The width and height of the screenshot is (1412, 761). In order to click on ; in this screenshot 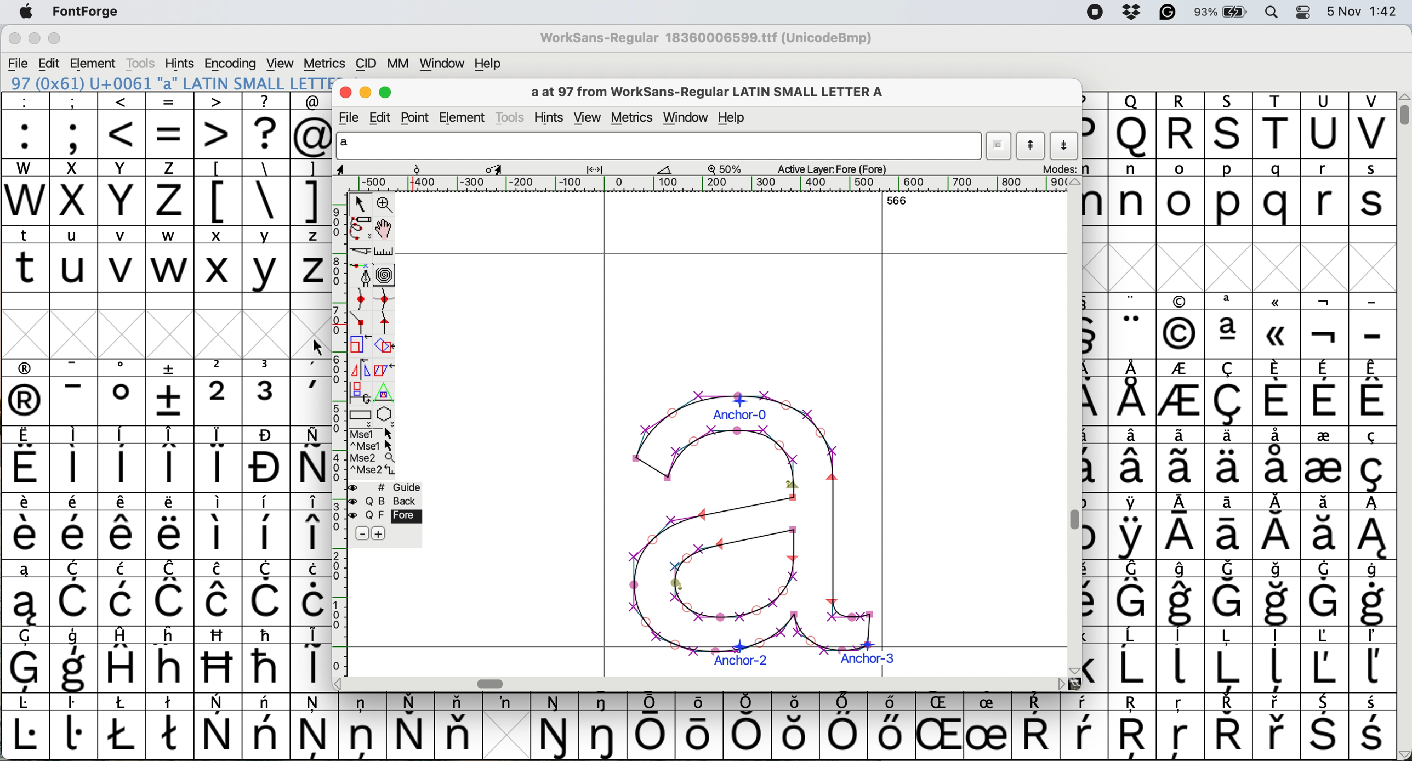, I will do `click(74, 124)`.